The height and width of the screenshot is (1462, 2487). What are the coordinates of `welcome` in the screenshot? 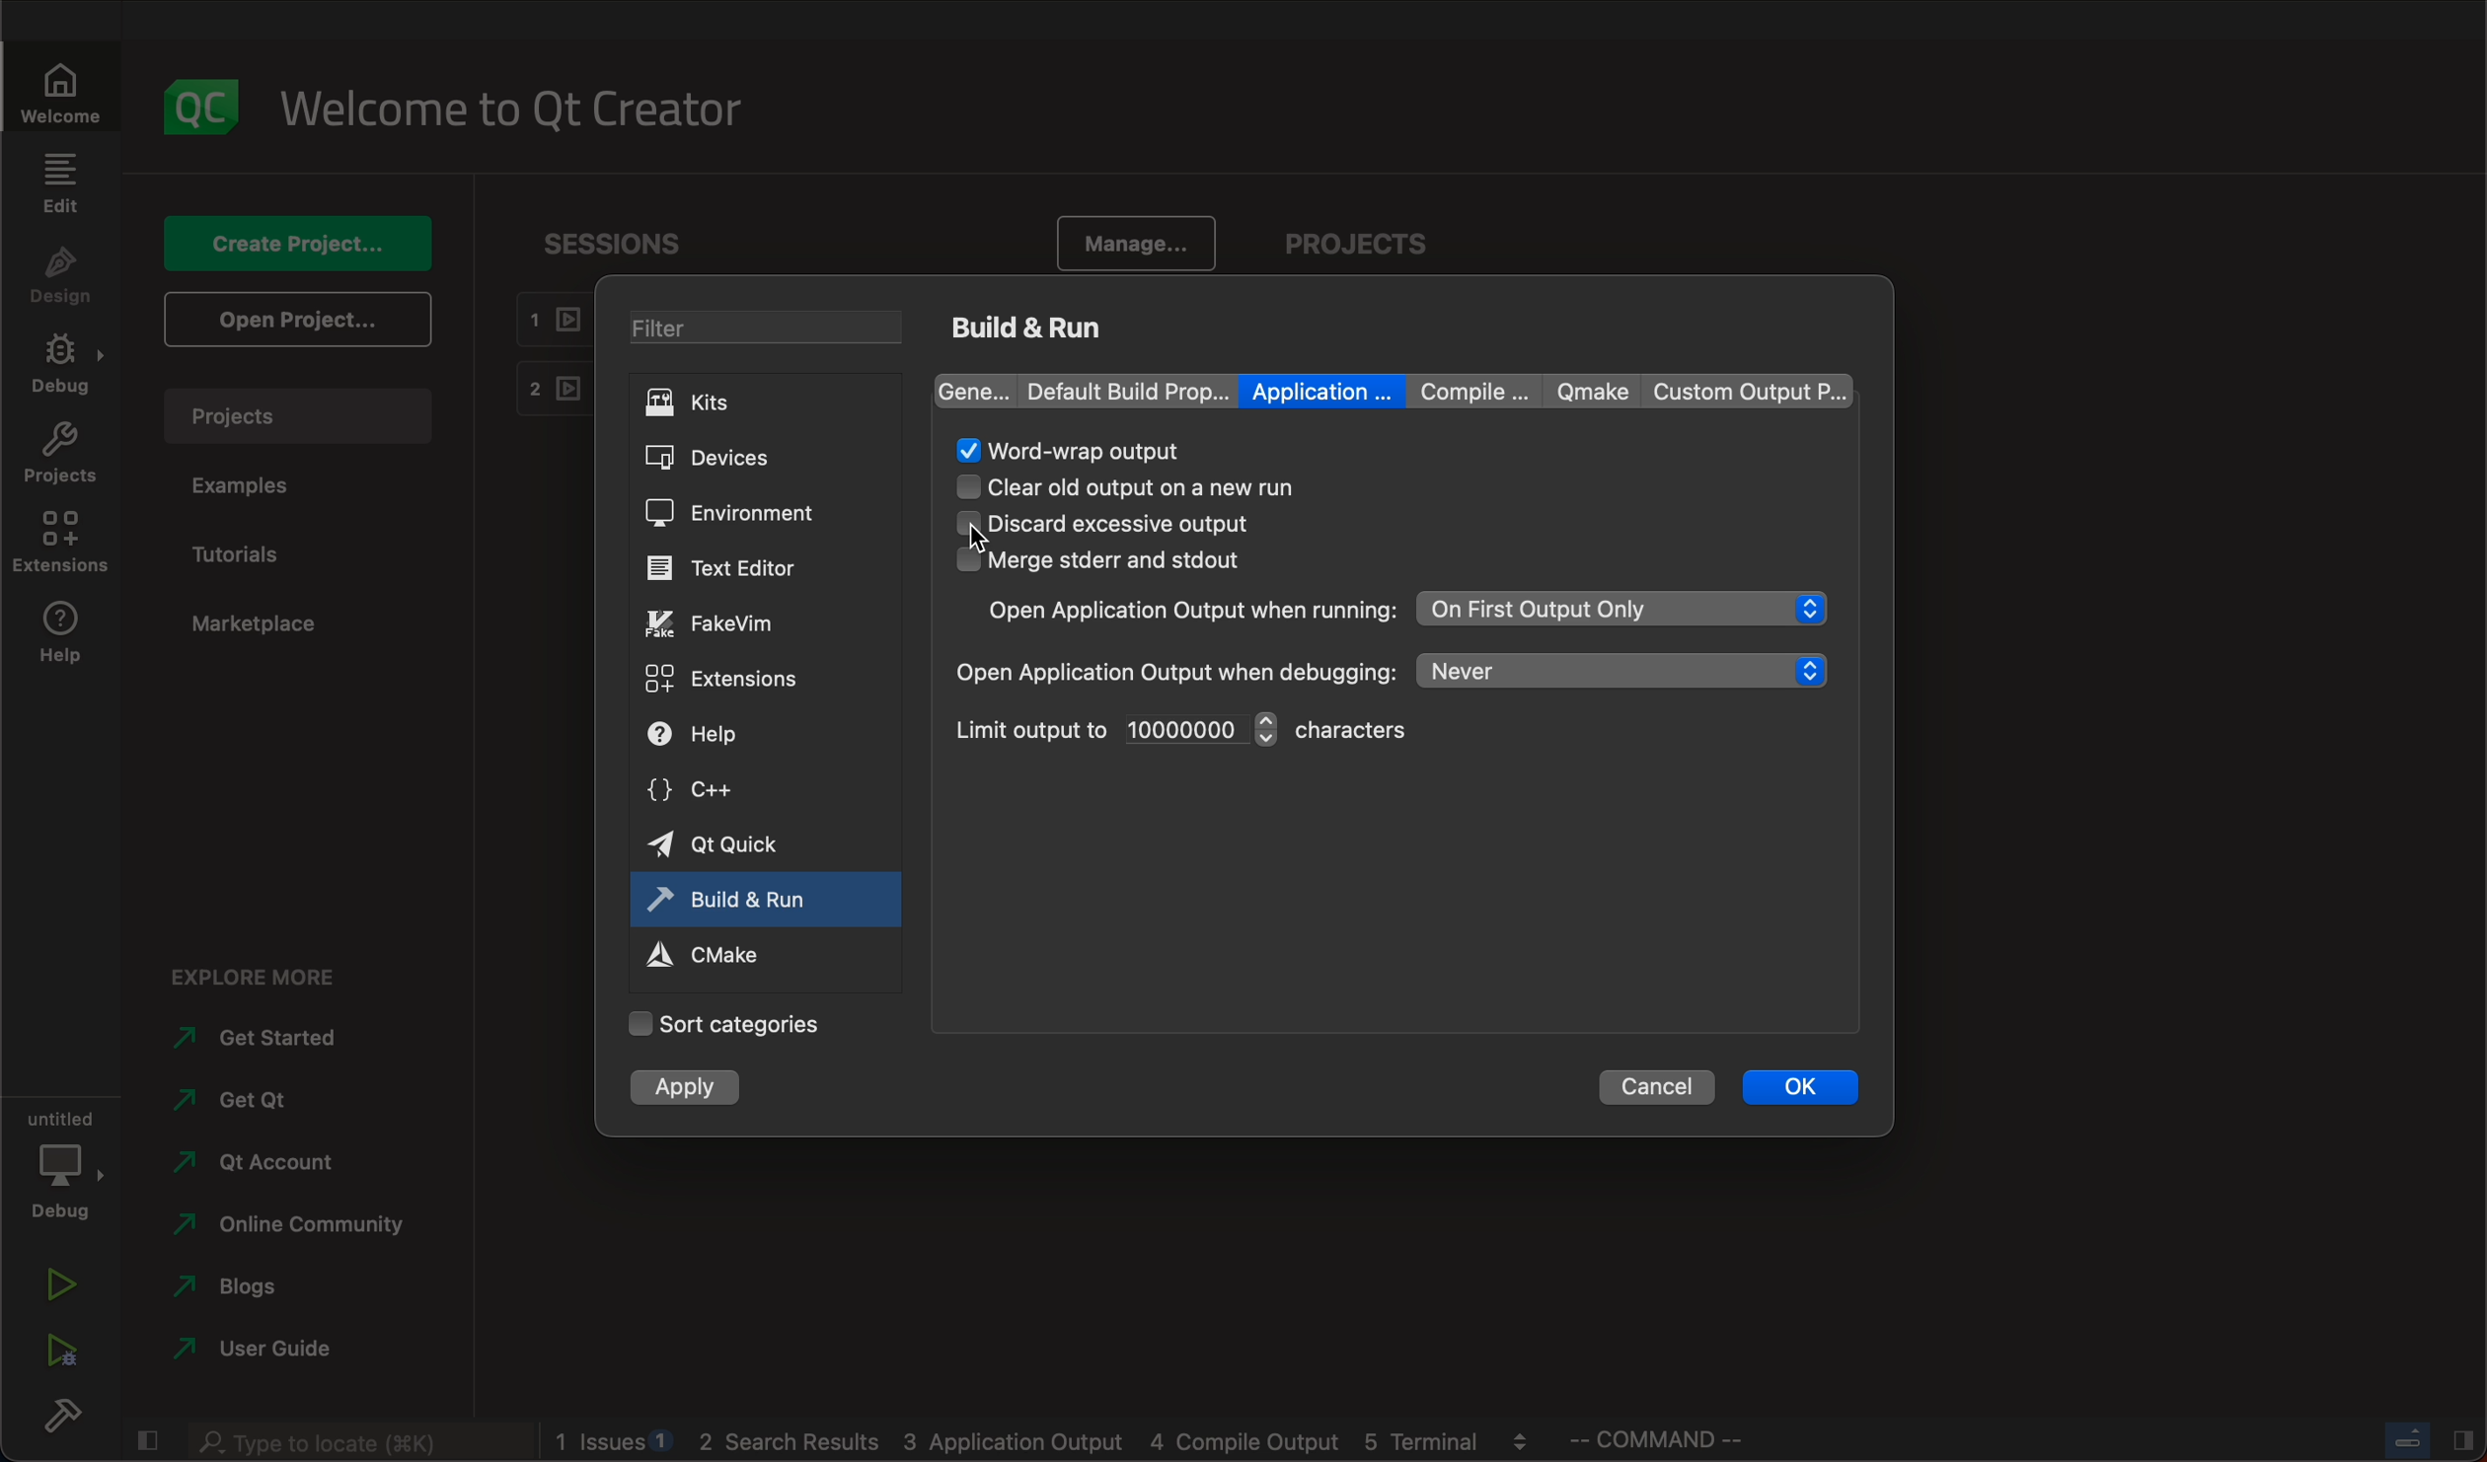 It's located at (59, 89).